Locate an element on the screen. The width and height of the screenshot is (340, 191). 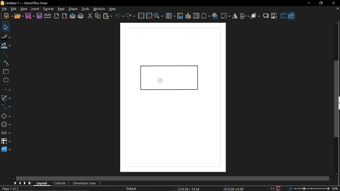
cursor is located at coordinates (160, 81).